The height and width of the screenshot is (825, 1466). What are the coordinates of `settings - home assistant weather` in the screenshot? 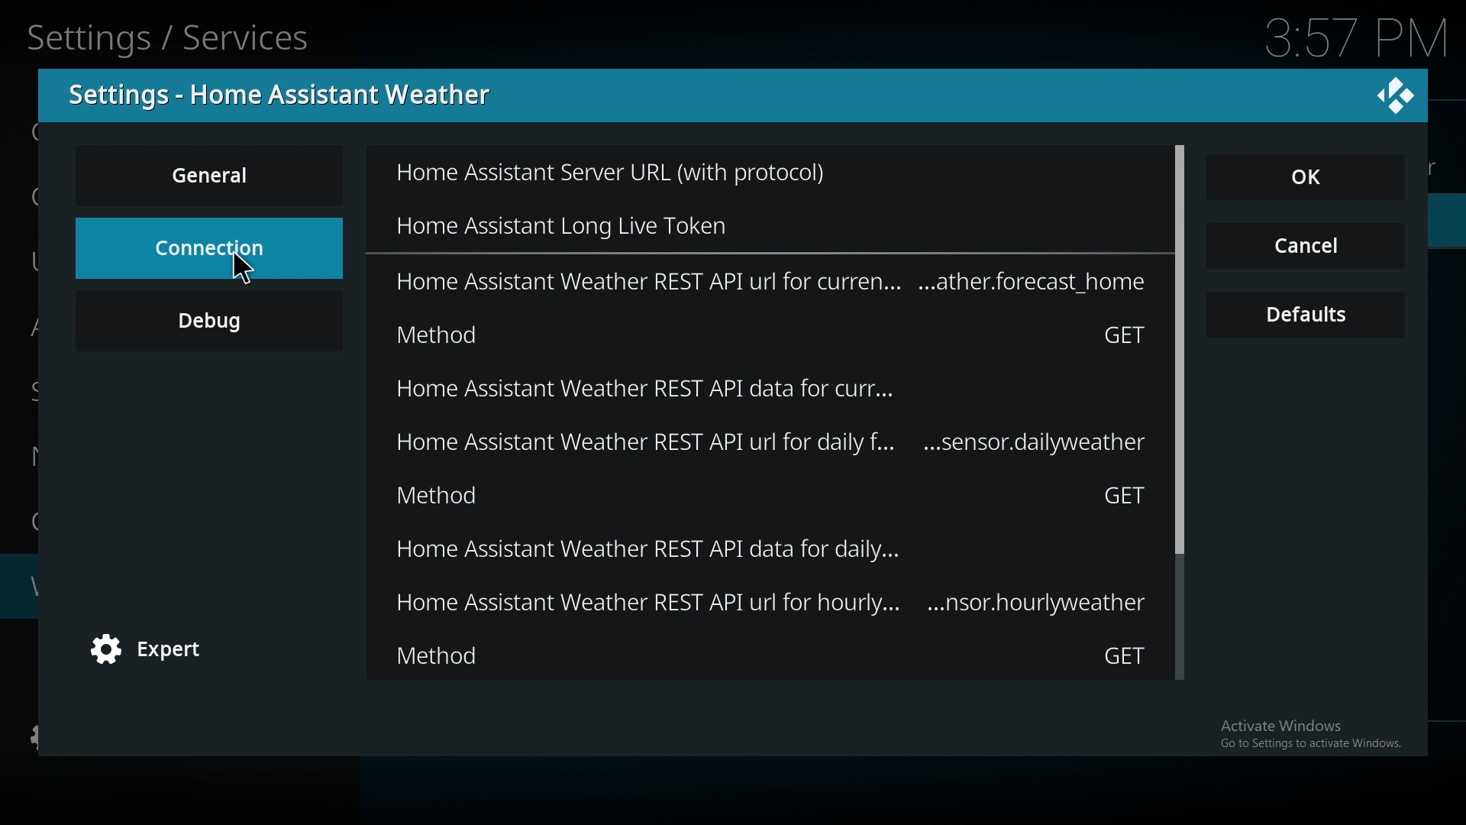 It's located at (289, 95).